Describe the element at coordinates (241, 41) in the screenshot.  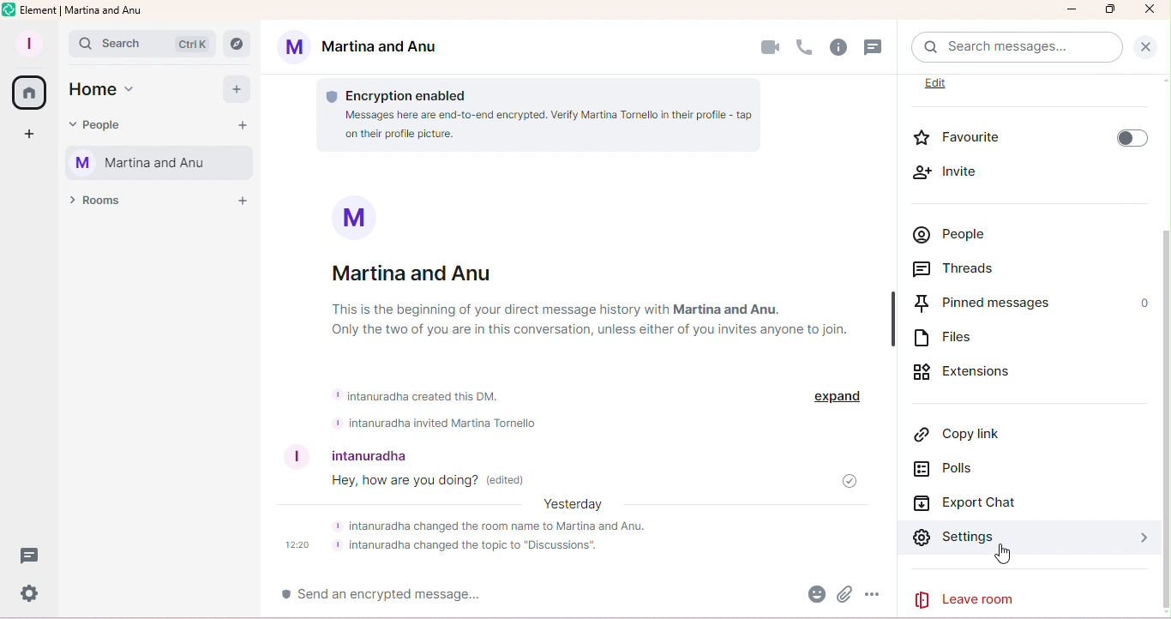
I see `Explore rooms` at that location.